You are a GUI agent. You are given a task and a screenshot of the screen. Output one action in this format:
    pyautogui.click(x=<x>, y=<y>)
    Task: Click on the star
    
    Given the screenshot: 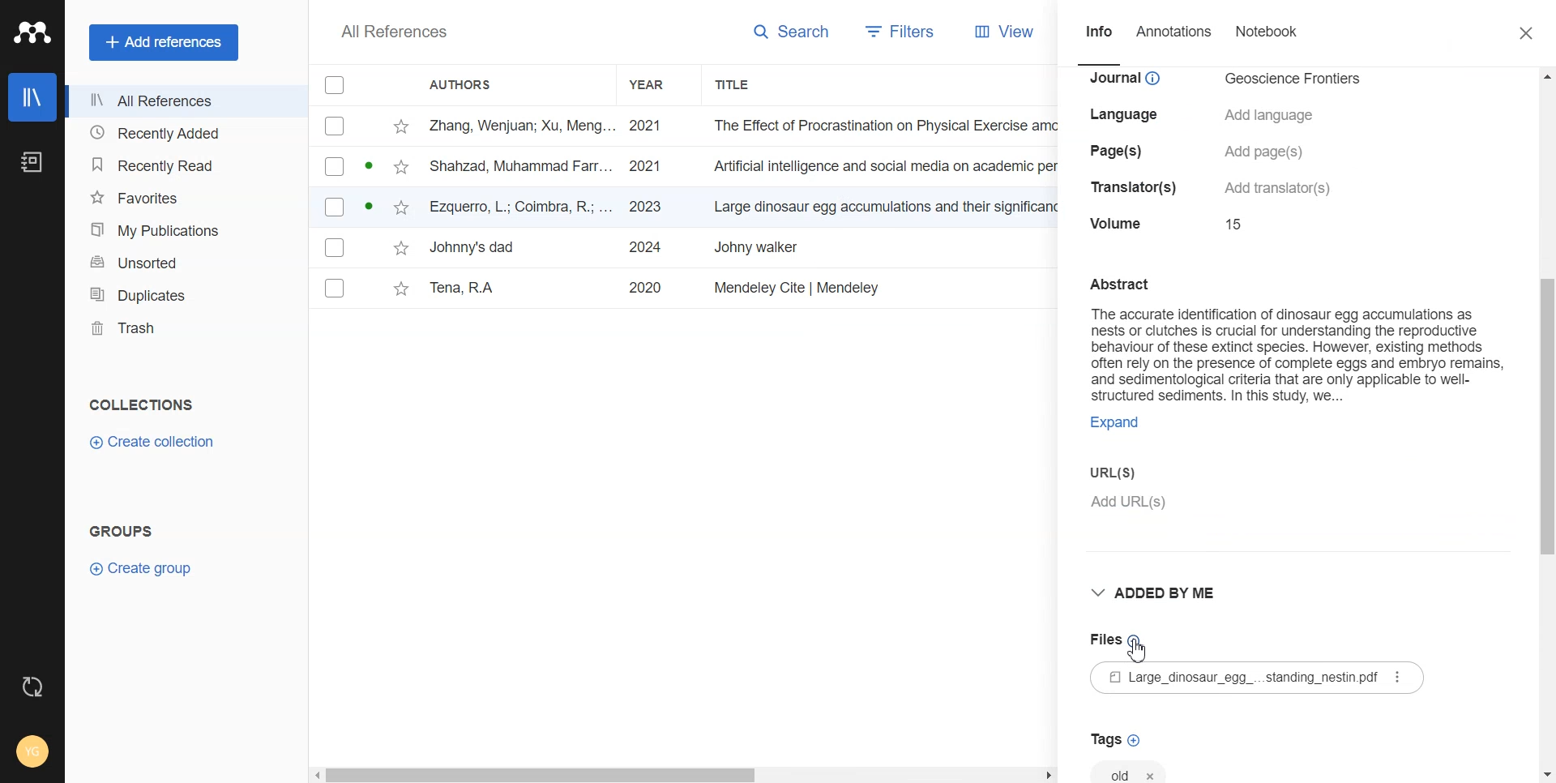 What is the action you would take?
    pyautogui.click(x=401, y=246)
    